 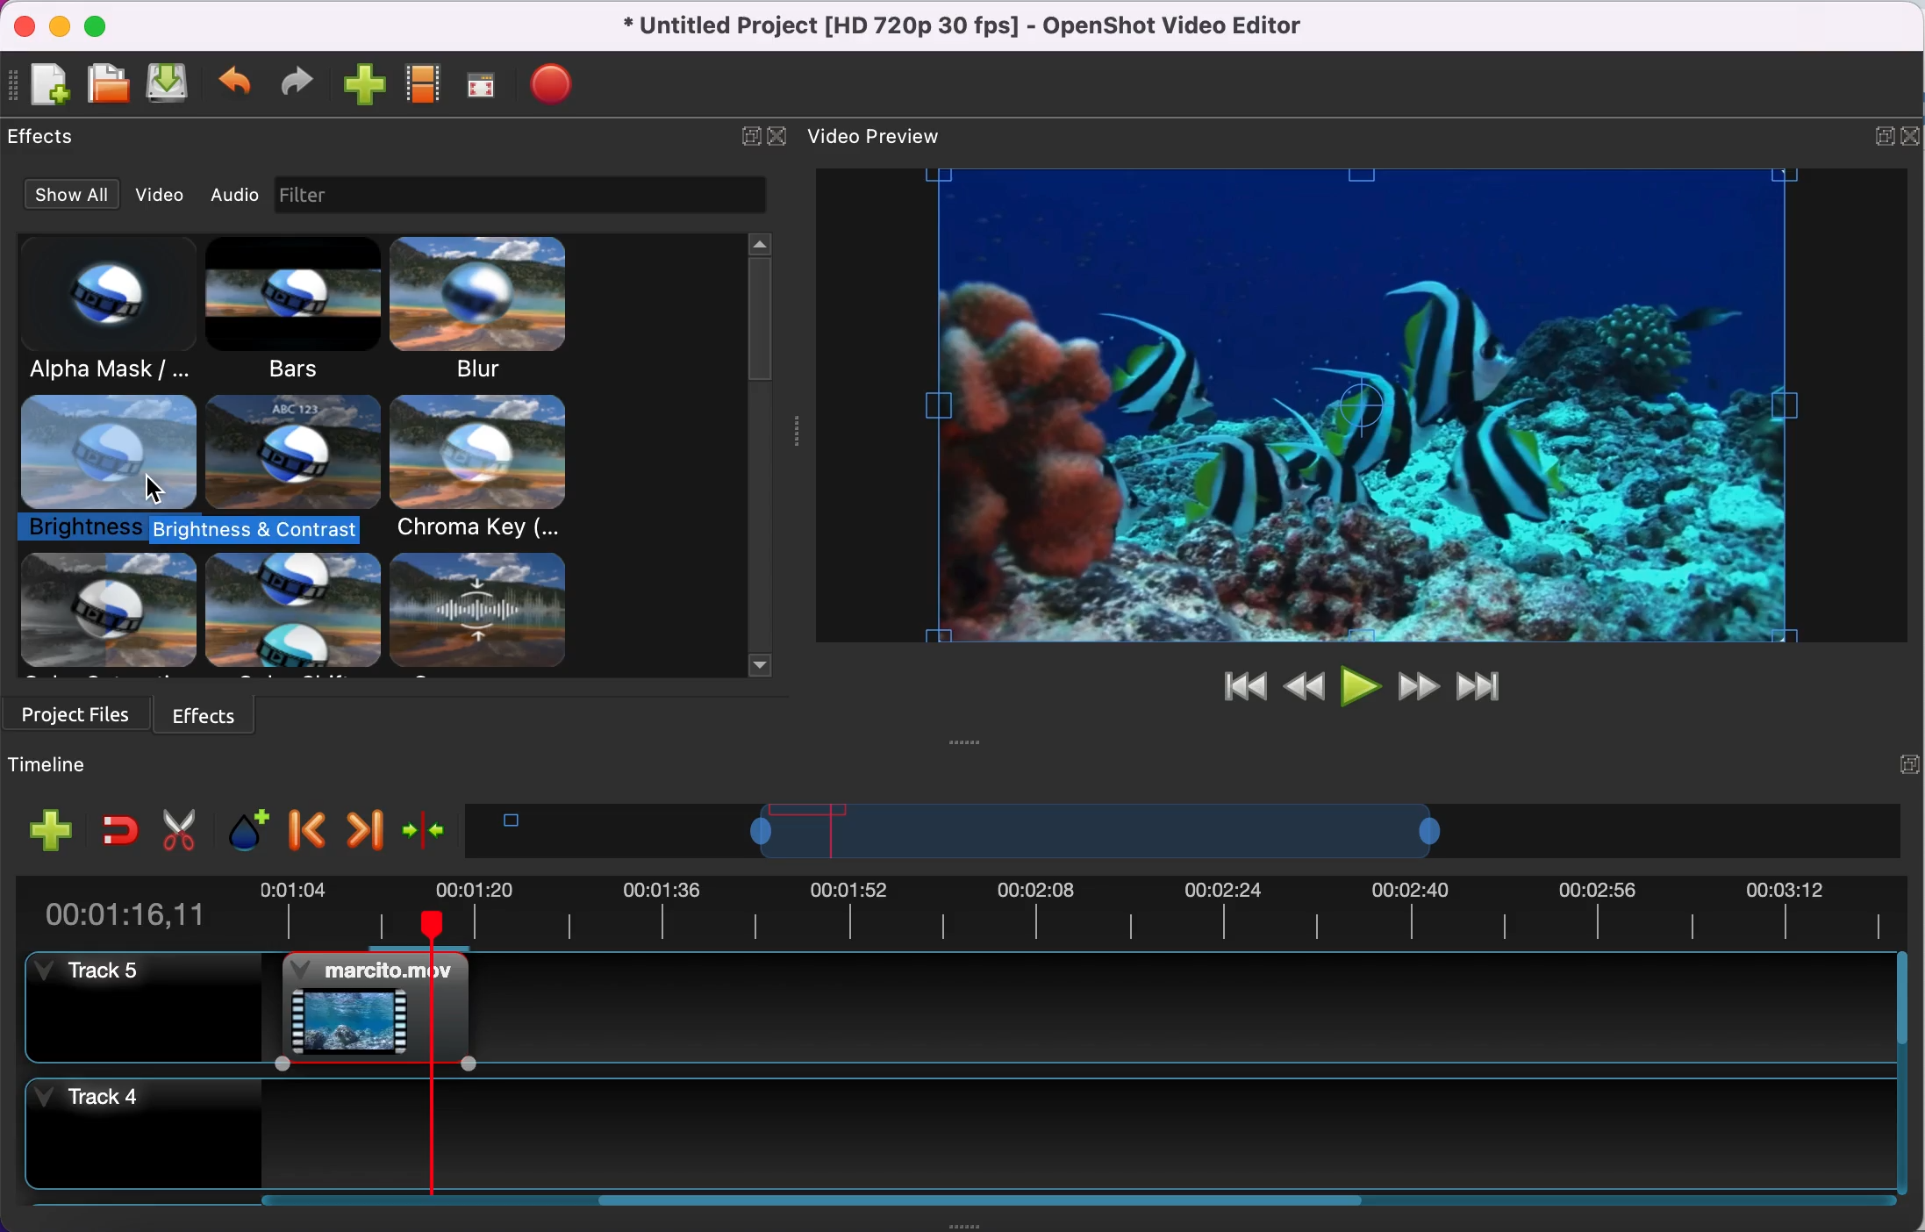 What do you see at coordinates (61, 23) in the screenshot?
I see `minimize` at bounding box center [61, 23].